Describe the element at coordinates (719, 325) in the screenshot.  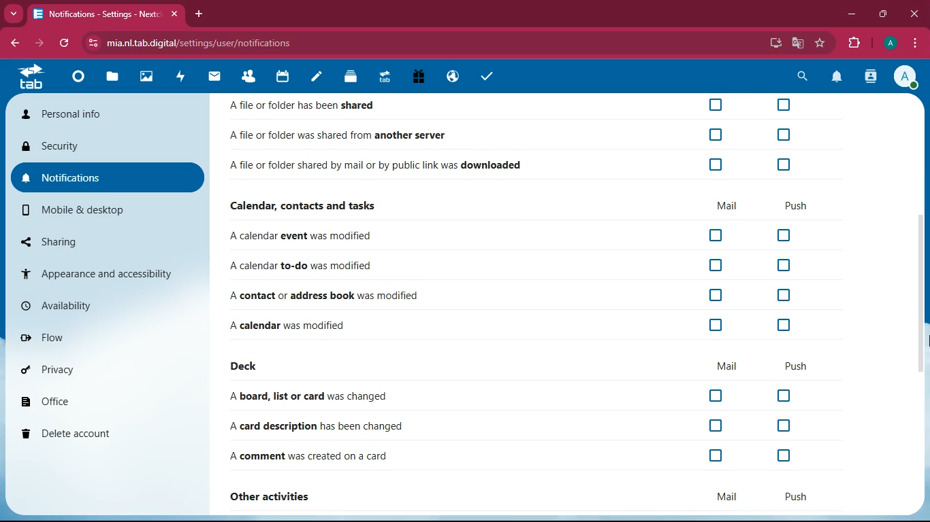
I see `off` at that location.